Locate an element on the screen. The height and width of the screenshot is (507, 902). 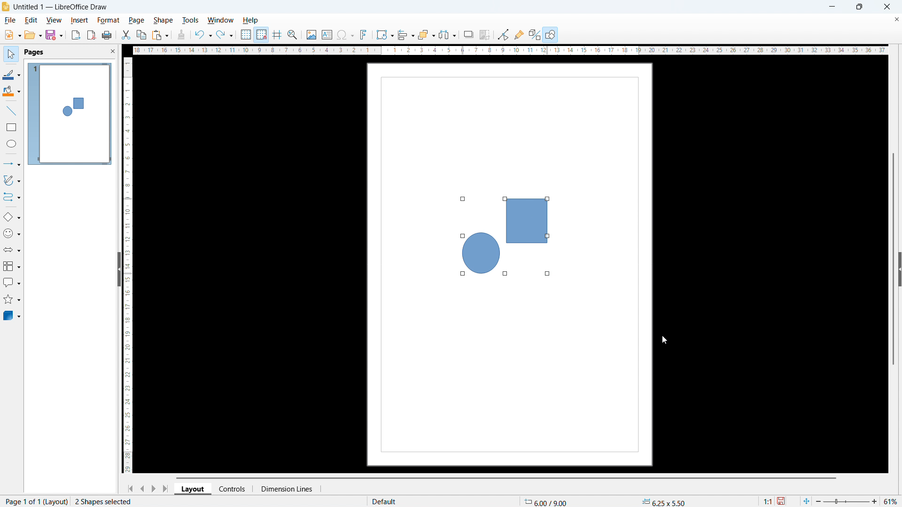
view is located at coordinates (54, 21).